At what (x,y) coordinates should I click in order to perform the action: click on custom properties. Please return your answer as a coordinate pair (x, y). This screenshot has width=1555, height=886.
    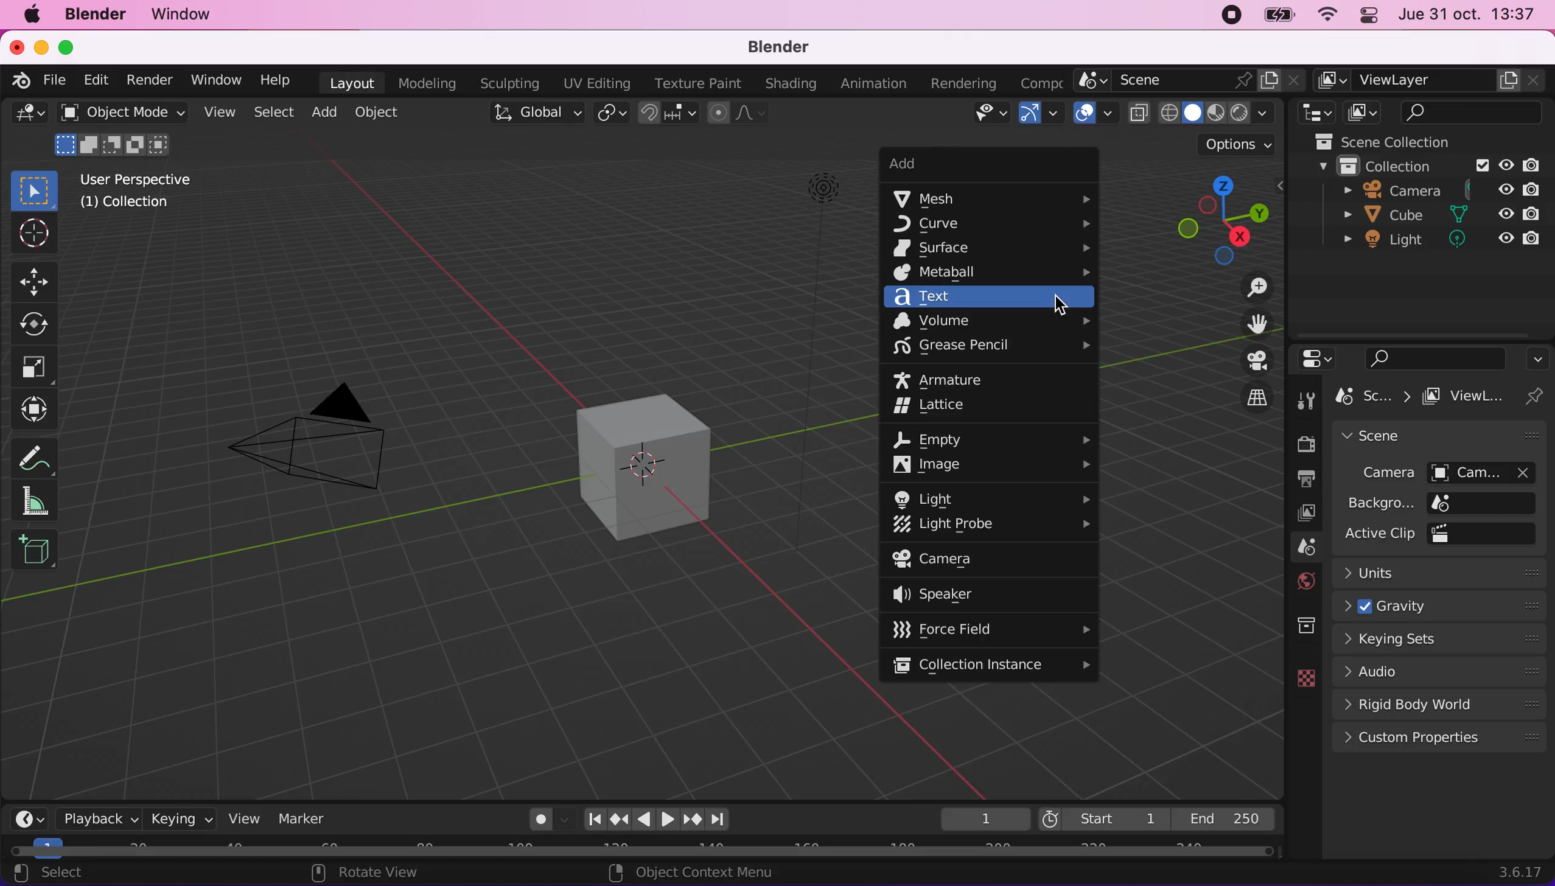
    Looking at the image, I should click on (1441, 739).